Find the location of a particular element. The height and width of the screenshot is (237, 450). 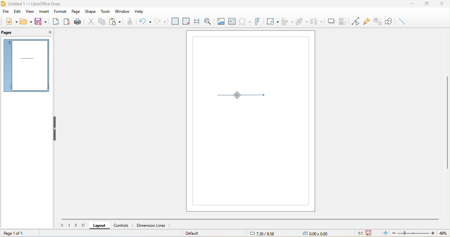

show draw function is located at coordinates (389, 22).